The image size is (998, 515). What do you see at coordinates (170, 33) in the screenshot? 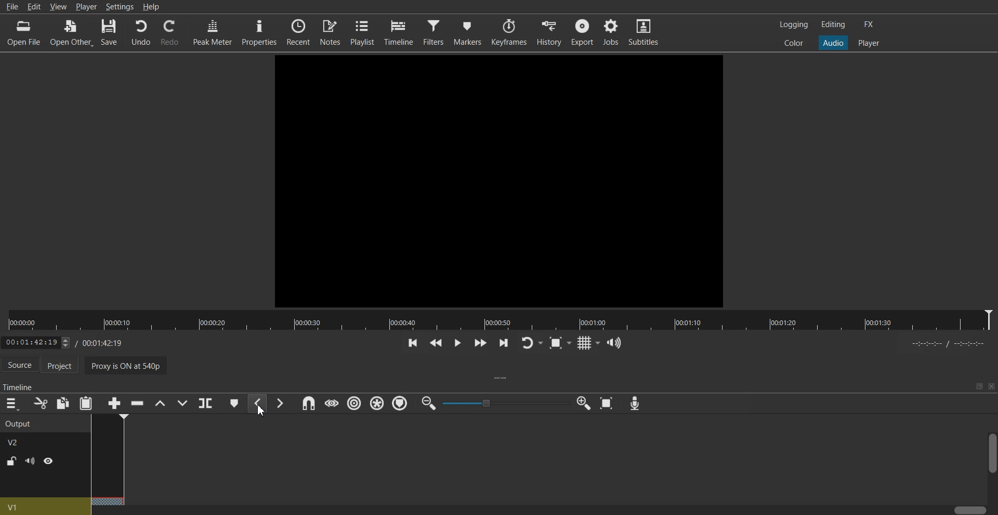
I see `Redo` at bounding box center [170, 33].